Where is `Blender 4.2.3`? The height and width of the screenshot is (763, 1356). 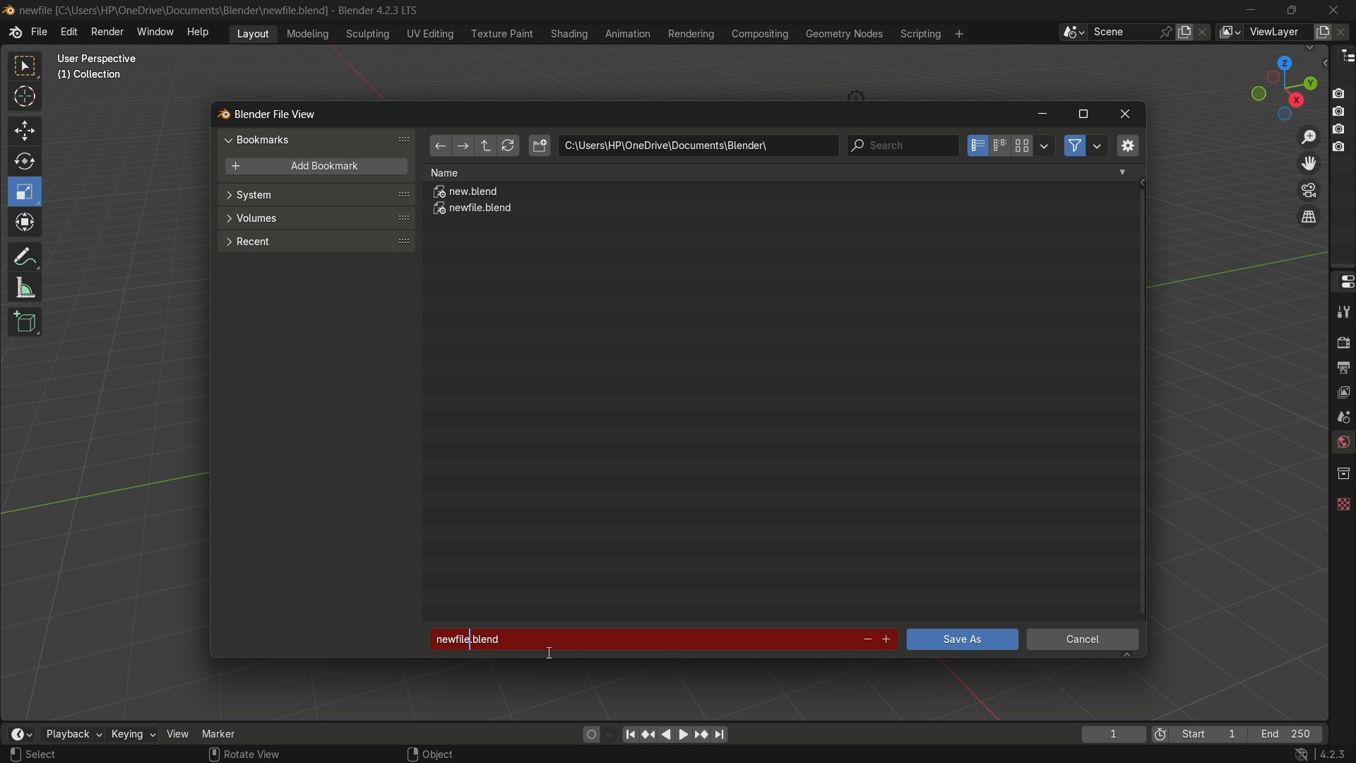 Blender 4.2.3 is located at coordinates (374, 10).